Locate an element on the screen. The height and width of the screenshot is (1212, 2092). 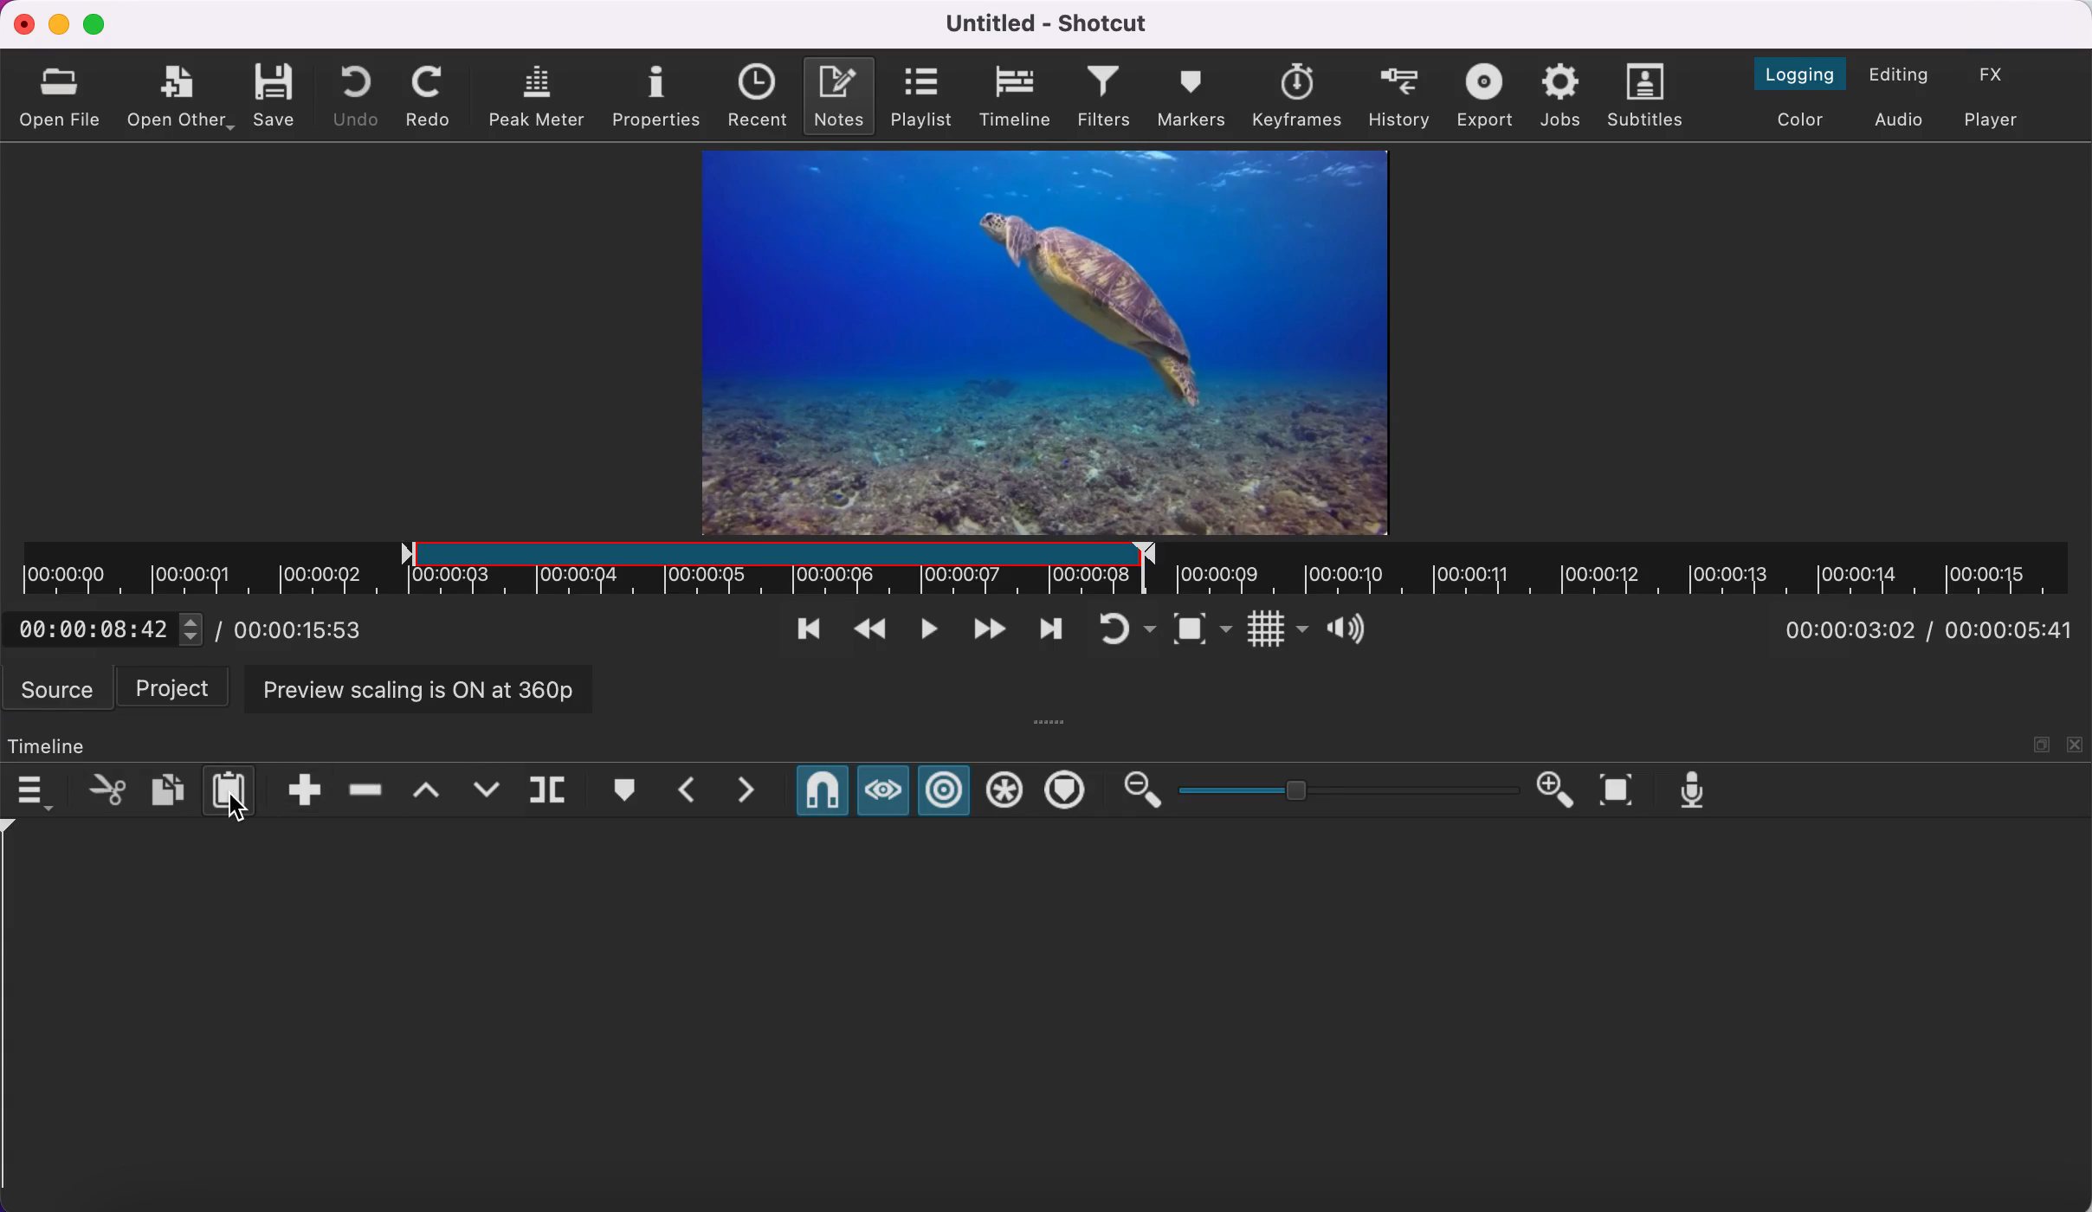
filters is located at coordinates (1105, 97).